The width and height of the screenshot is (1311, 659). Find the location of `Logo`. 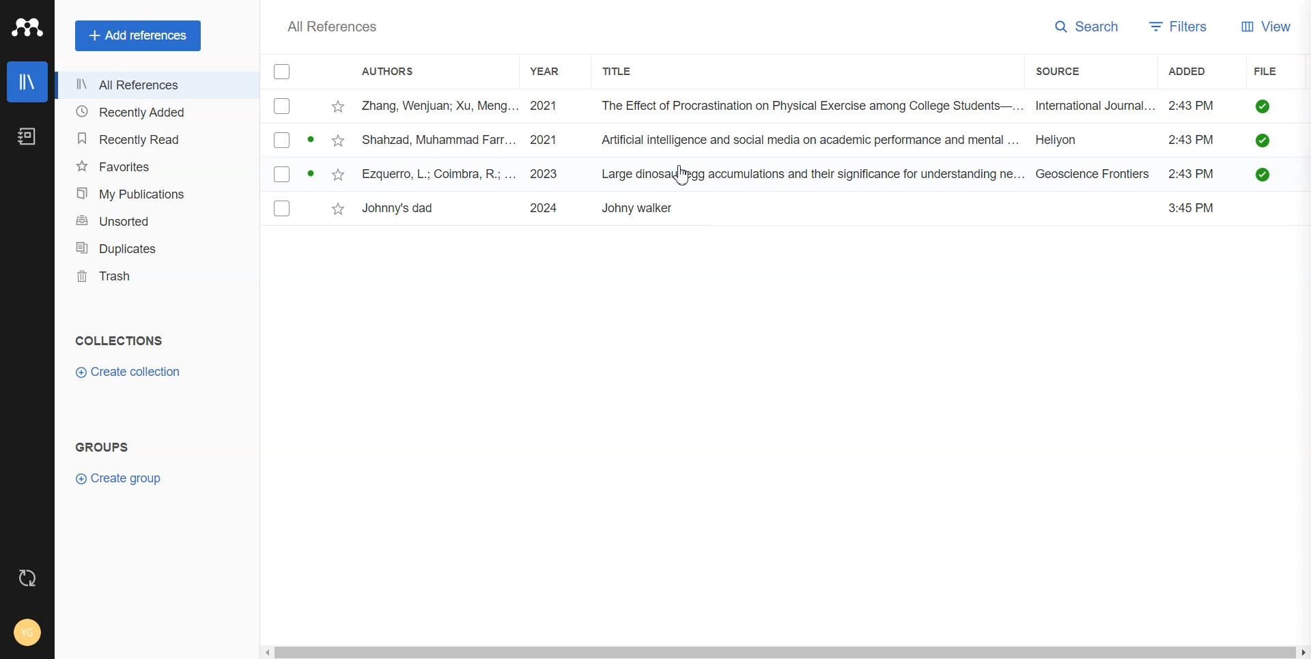

Logo is located at coordinates (27, 27).